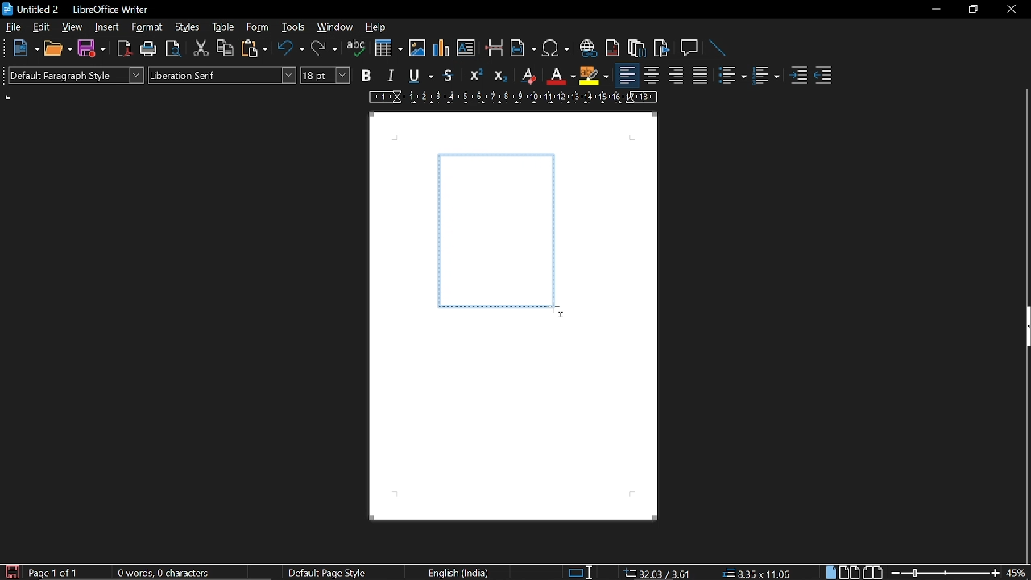 The height and width of the screenshot is (580, 1031). Describe the element at coordinates (222, 74) in the screenshot. I see `text style` at that location.